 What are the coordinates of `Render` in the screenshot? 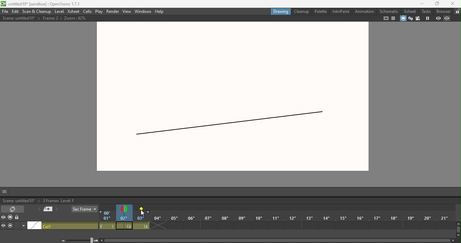 It's located at (113, 11).